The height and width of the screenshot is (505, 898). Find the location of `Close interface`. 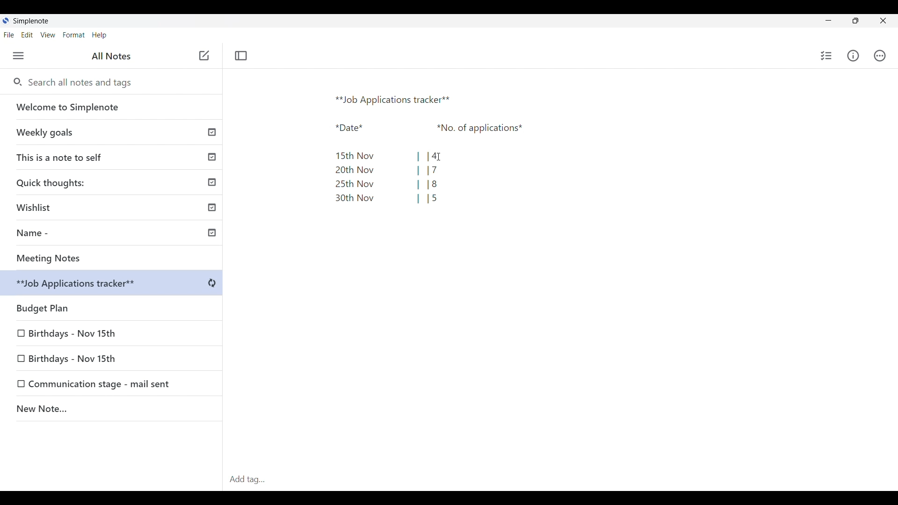

Close interface is located at coordinates (770, 21).